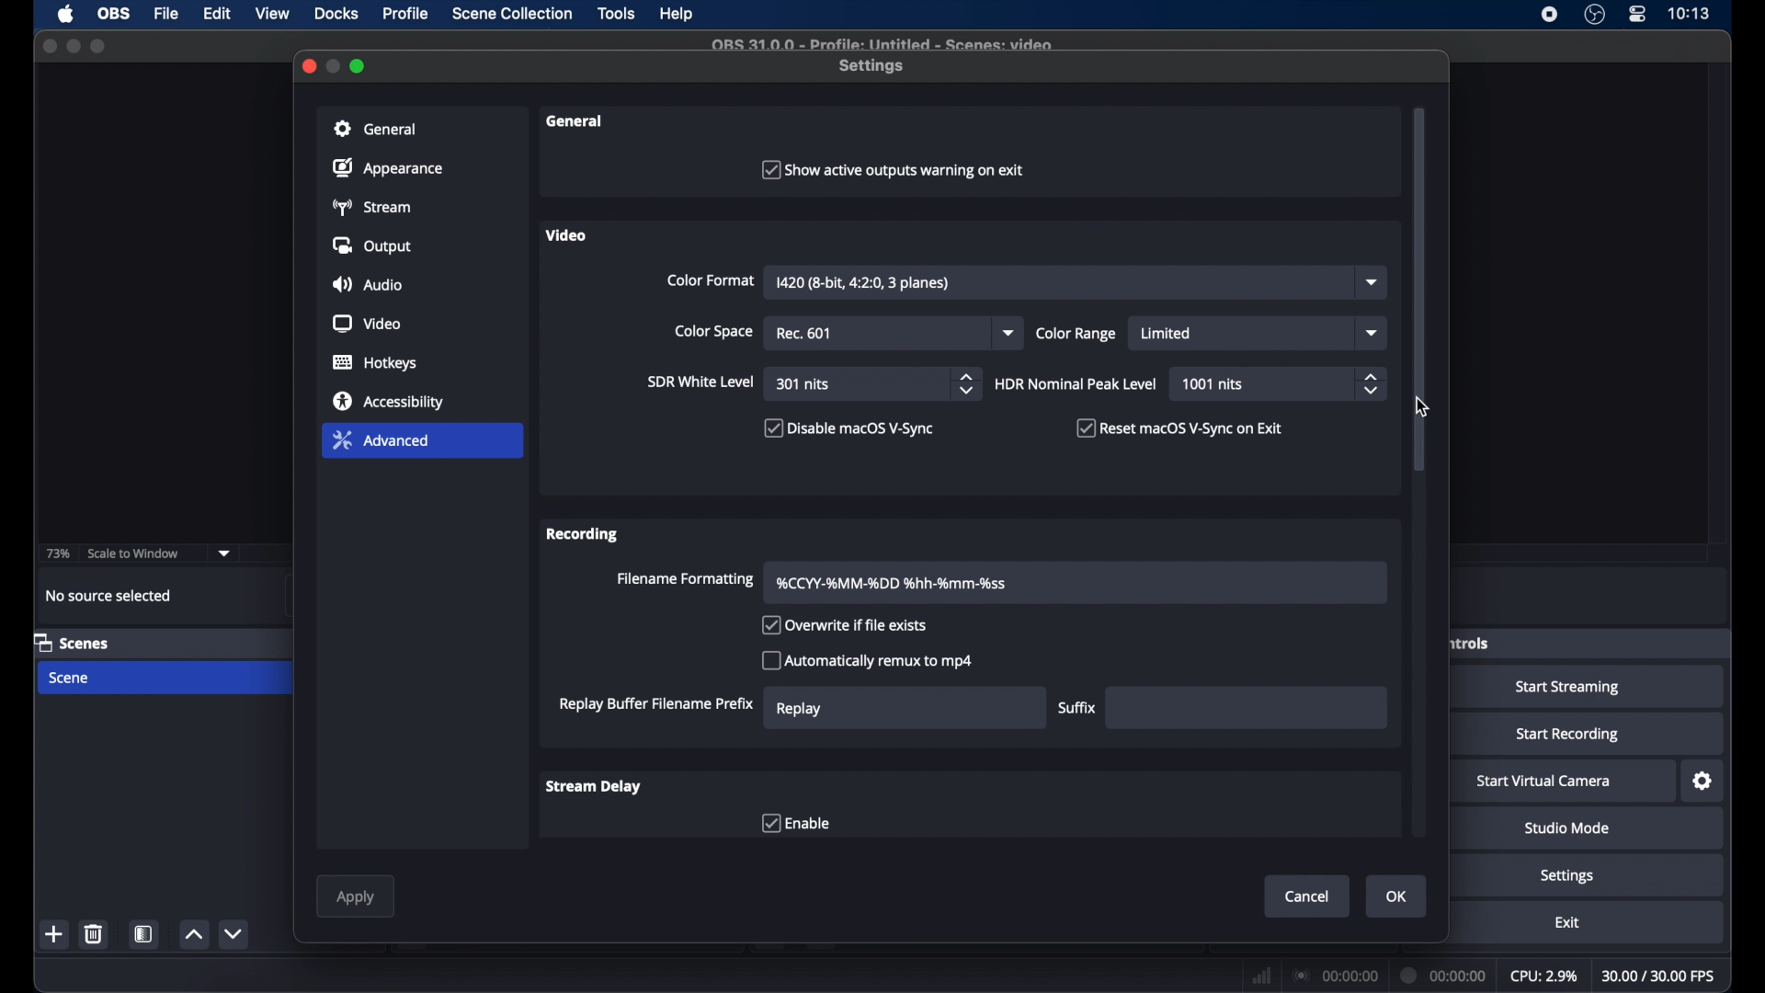 This screenshot has height=993, width=1765. I want to click on screen recorder, so click(1548, 15).